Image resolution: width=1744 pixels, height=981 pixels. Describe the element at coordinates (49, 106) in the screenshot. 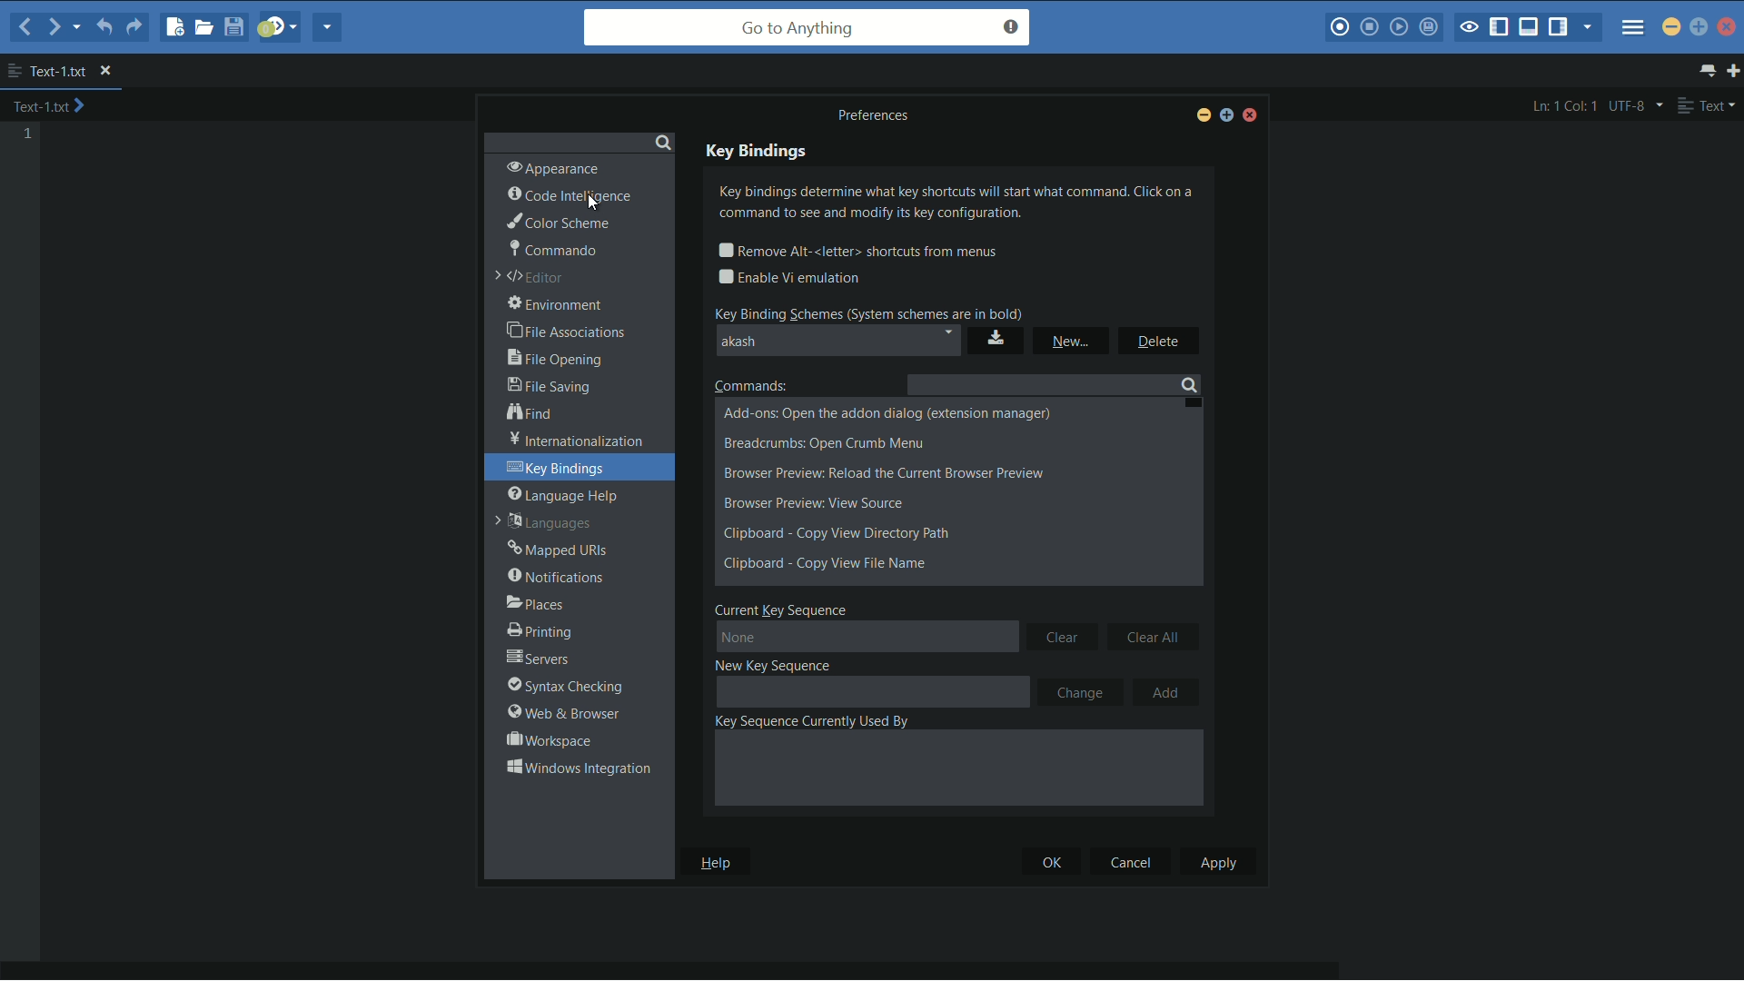

I see `text-1.txt` at that location.